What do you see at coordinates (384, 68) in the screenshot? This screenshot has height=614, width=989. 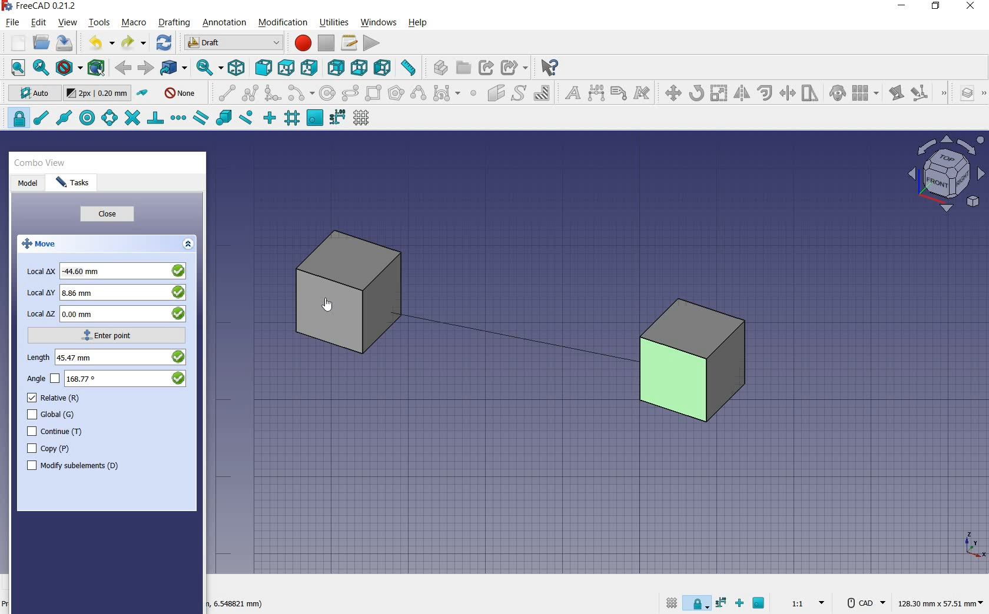 I see `left` at bounding box center [384, 68].